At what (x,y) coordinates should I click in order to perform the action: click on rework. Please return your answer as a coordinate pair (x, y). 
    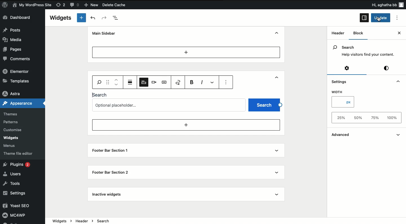
    Looking at the image, I should click on (61, 6).